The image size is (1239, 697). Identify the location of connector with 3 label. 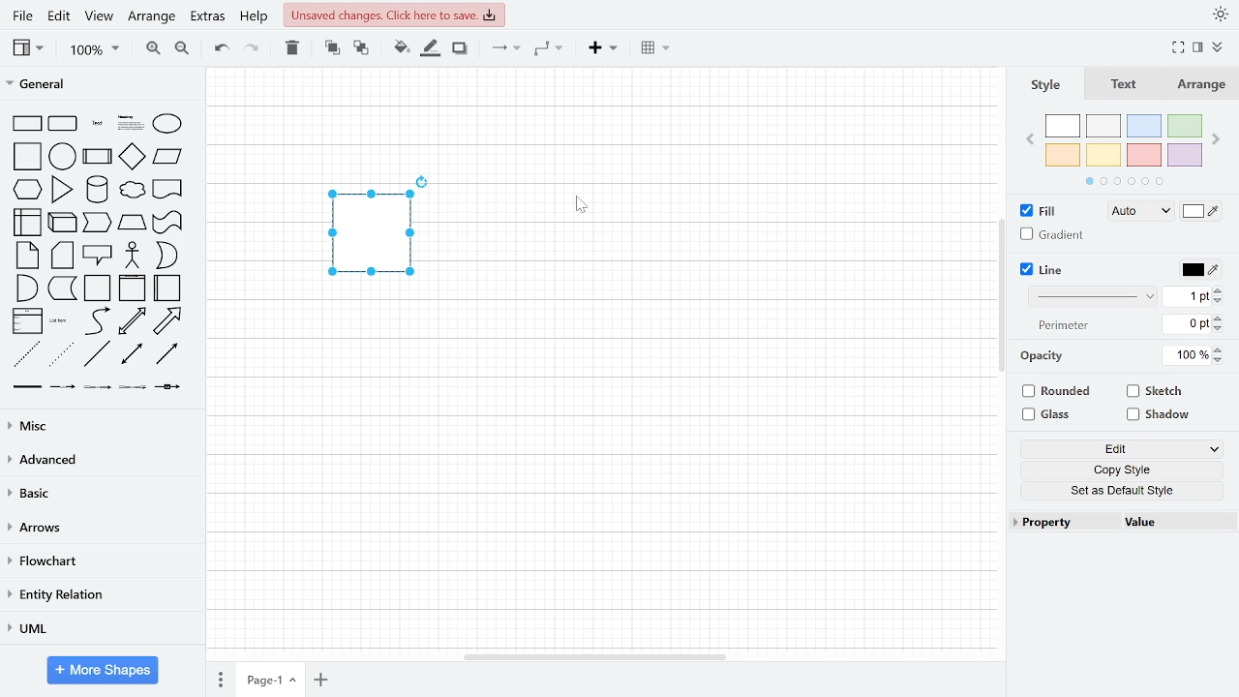
(133, 389).